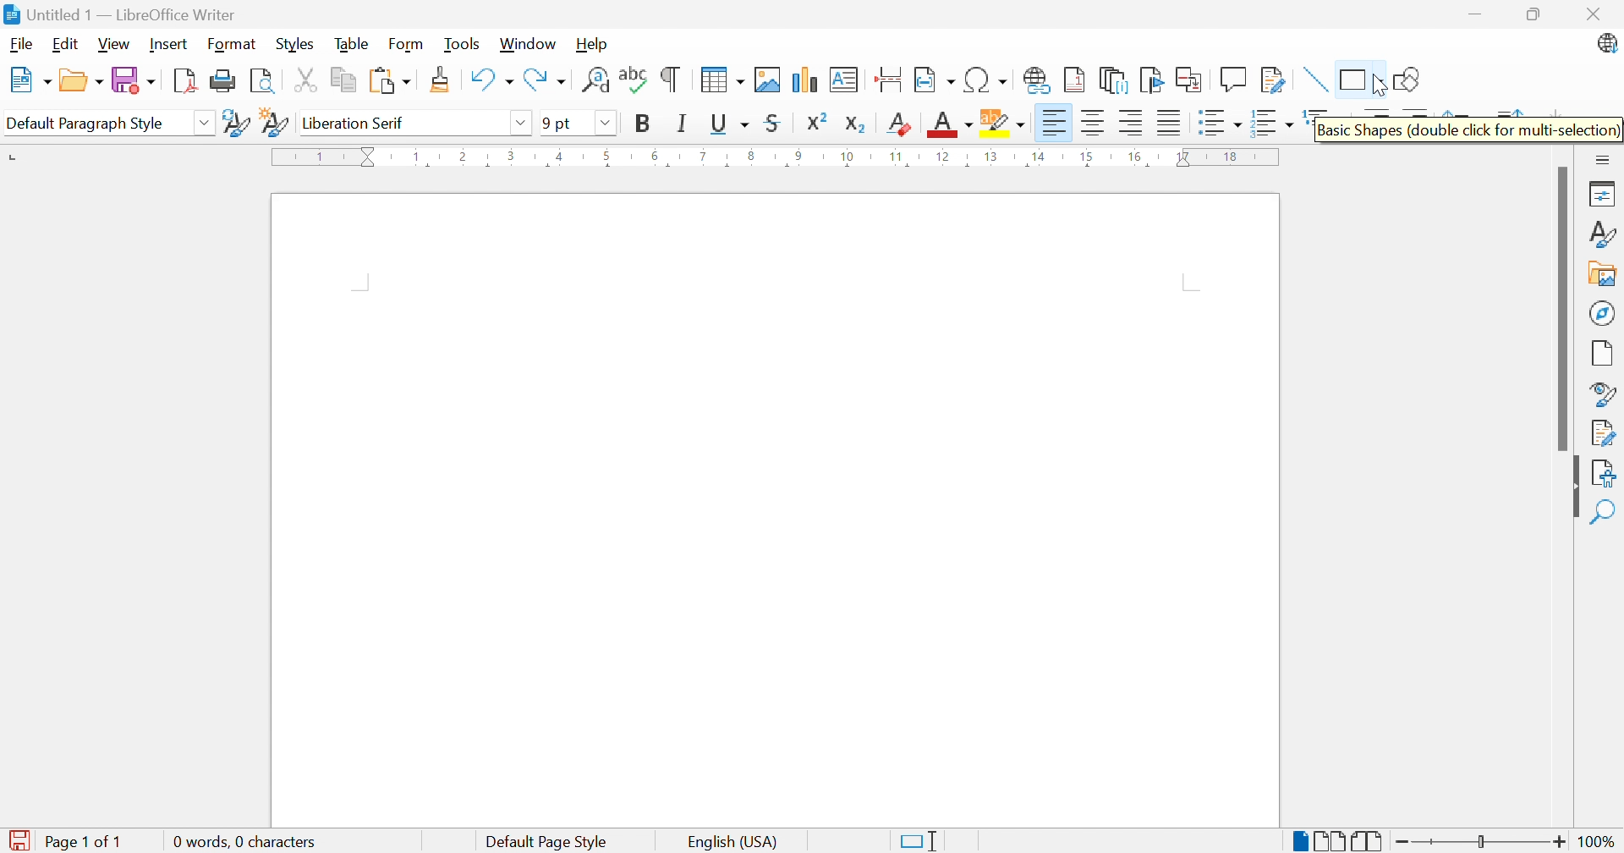 Image resolution: width=1624 pixels, height=853 pixels. I want to click on Properties, so click(1605, 194).